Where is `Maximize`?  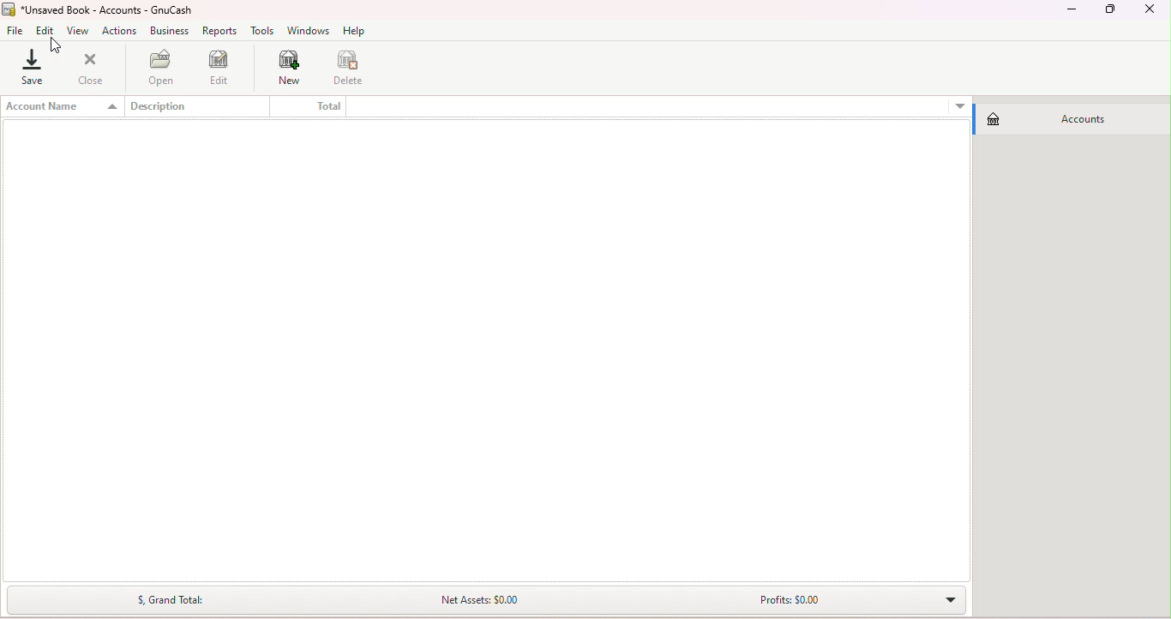 Maximize is located at coordinates (1116, 12).